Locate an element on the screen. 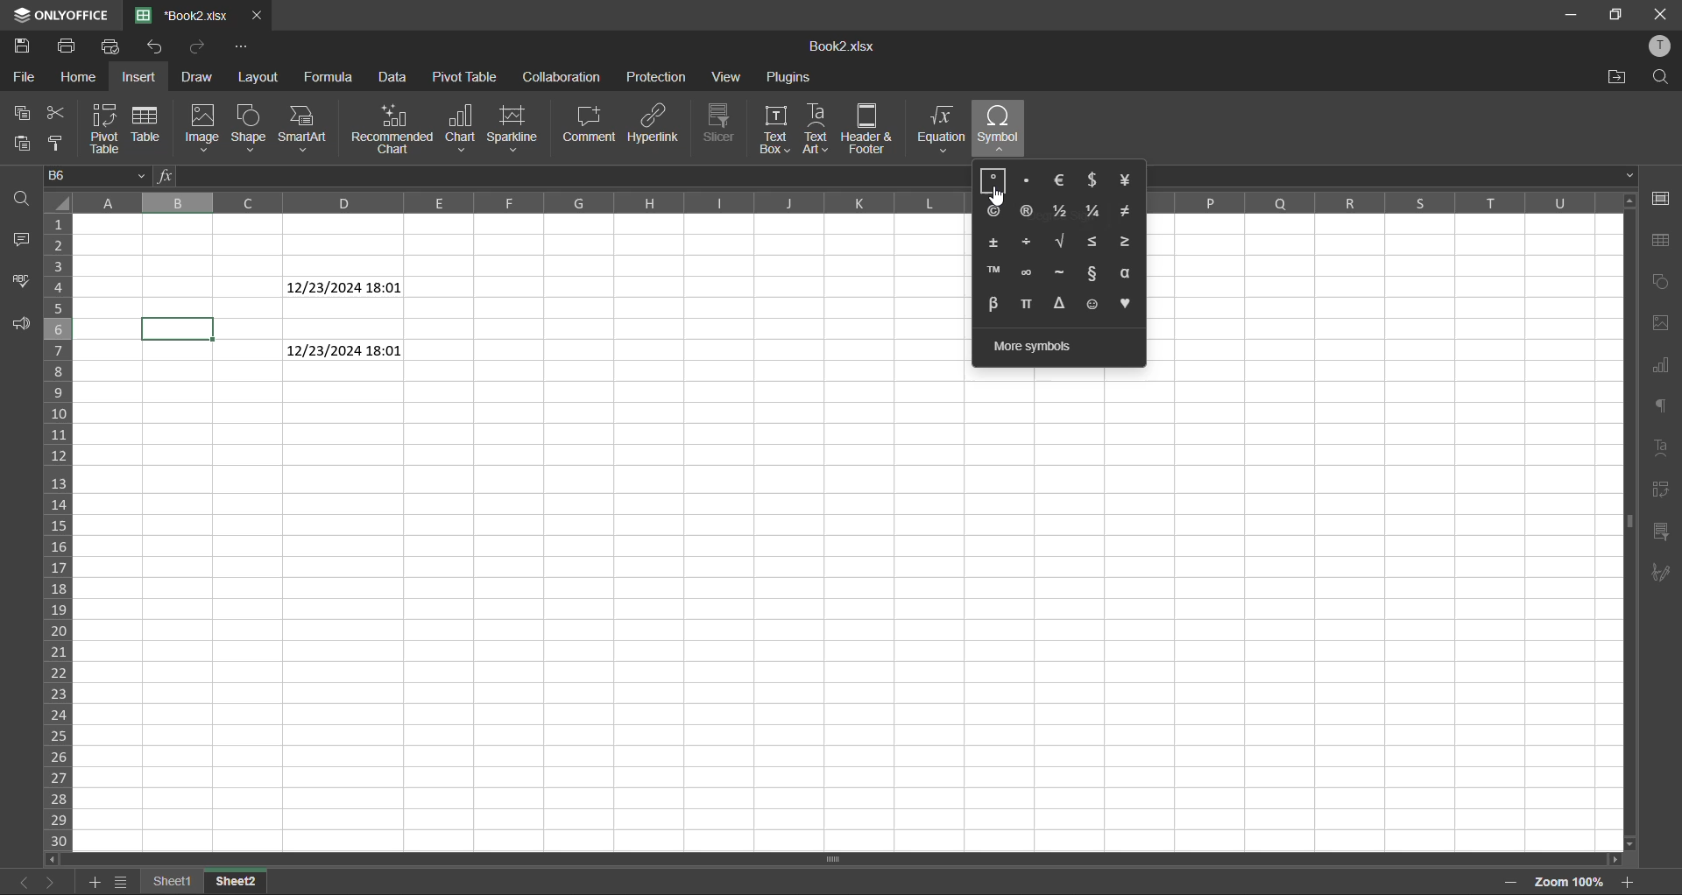 The image size is (1682, 895). beta is located at coordinates (993, 304).